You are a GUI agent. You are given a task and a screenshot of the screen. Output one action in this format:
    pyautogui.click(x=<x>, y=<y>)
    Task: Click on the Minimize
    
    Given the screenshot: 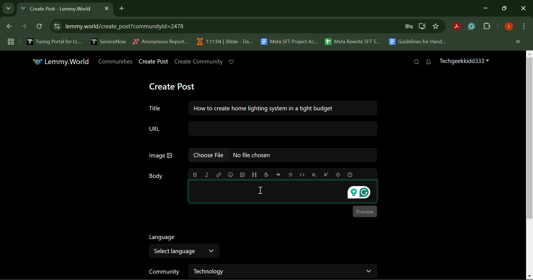 What is the action you would take?
    pyautogui.click(x=505, y=9)
    